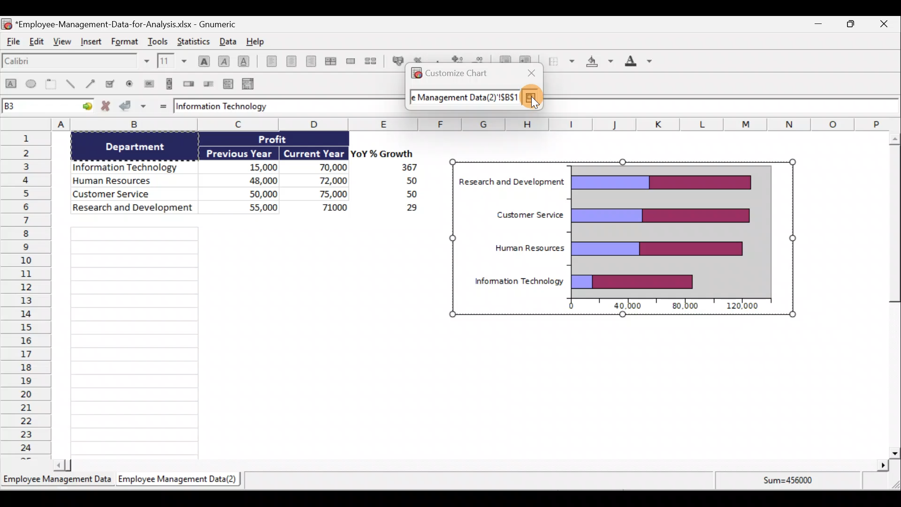  Describe the element at coordinates (26, 294) in the screenshot. I see `Rows` at that location.